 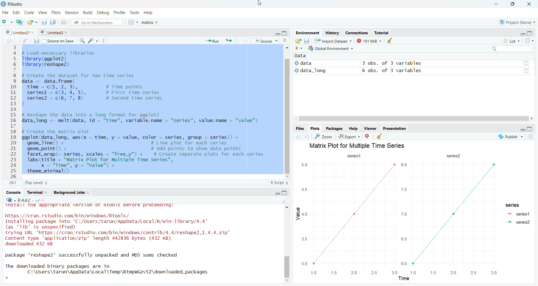 What do you see at coordinates (333, 48) in the screenshot?
I see `Global Environment ` at bounding box center [333, 48].